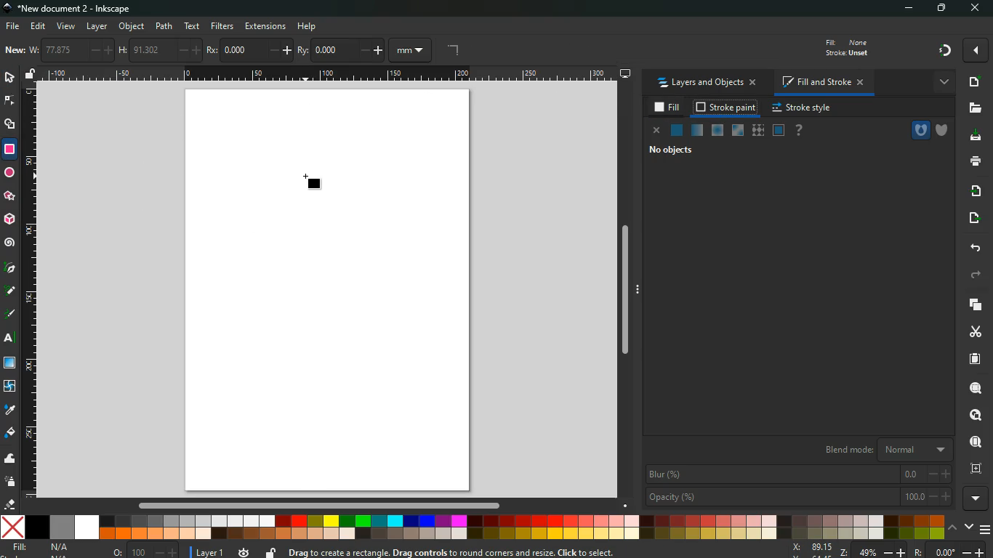 The height and width of the screenshot is (558, 993). Describe the element at coordinates (974, 333) in the screenshot. I see `cut` at that location.